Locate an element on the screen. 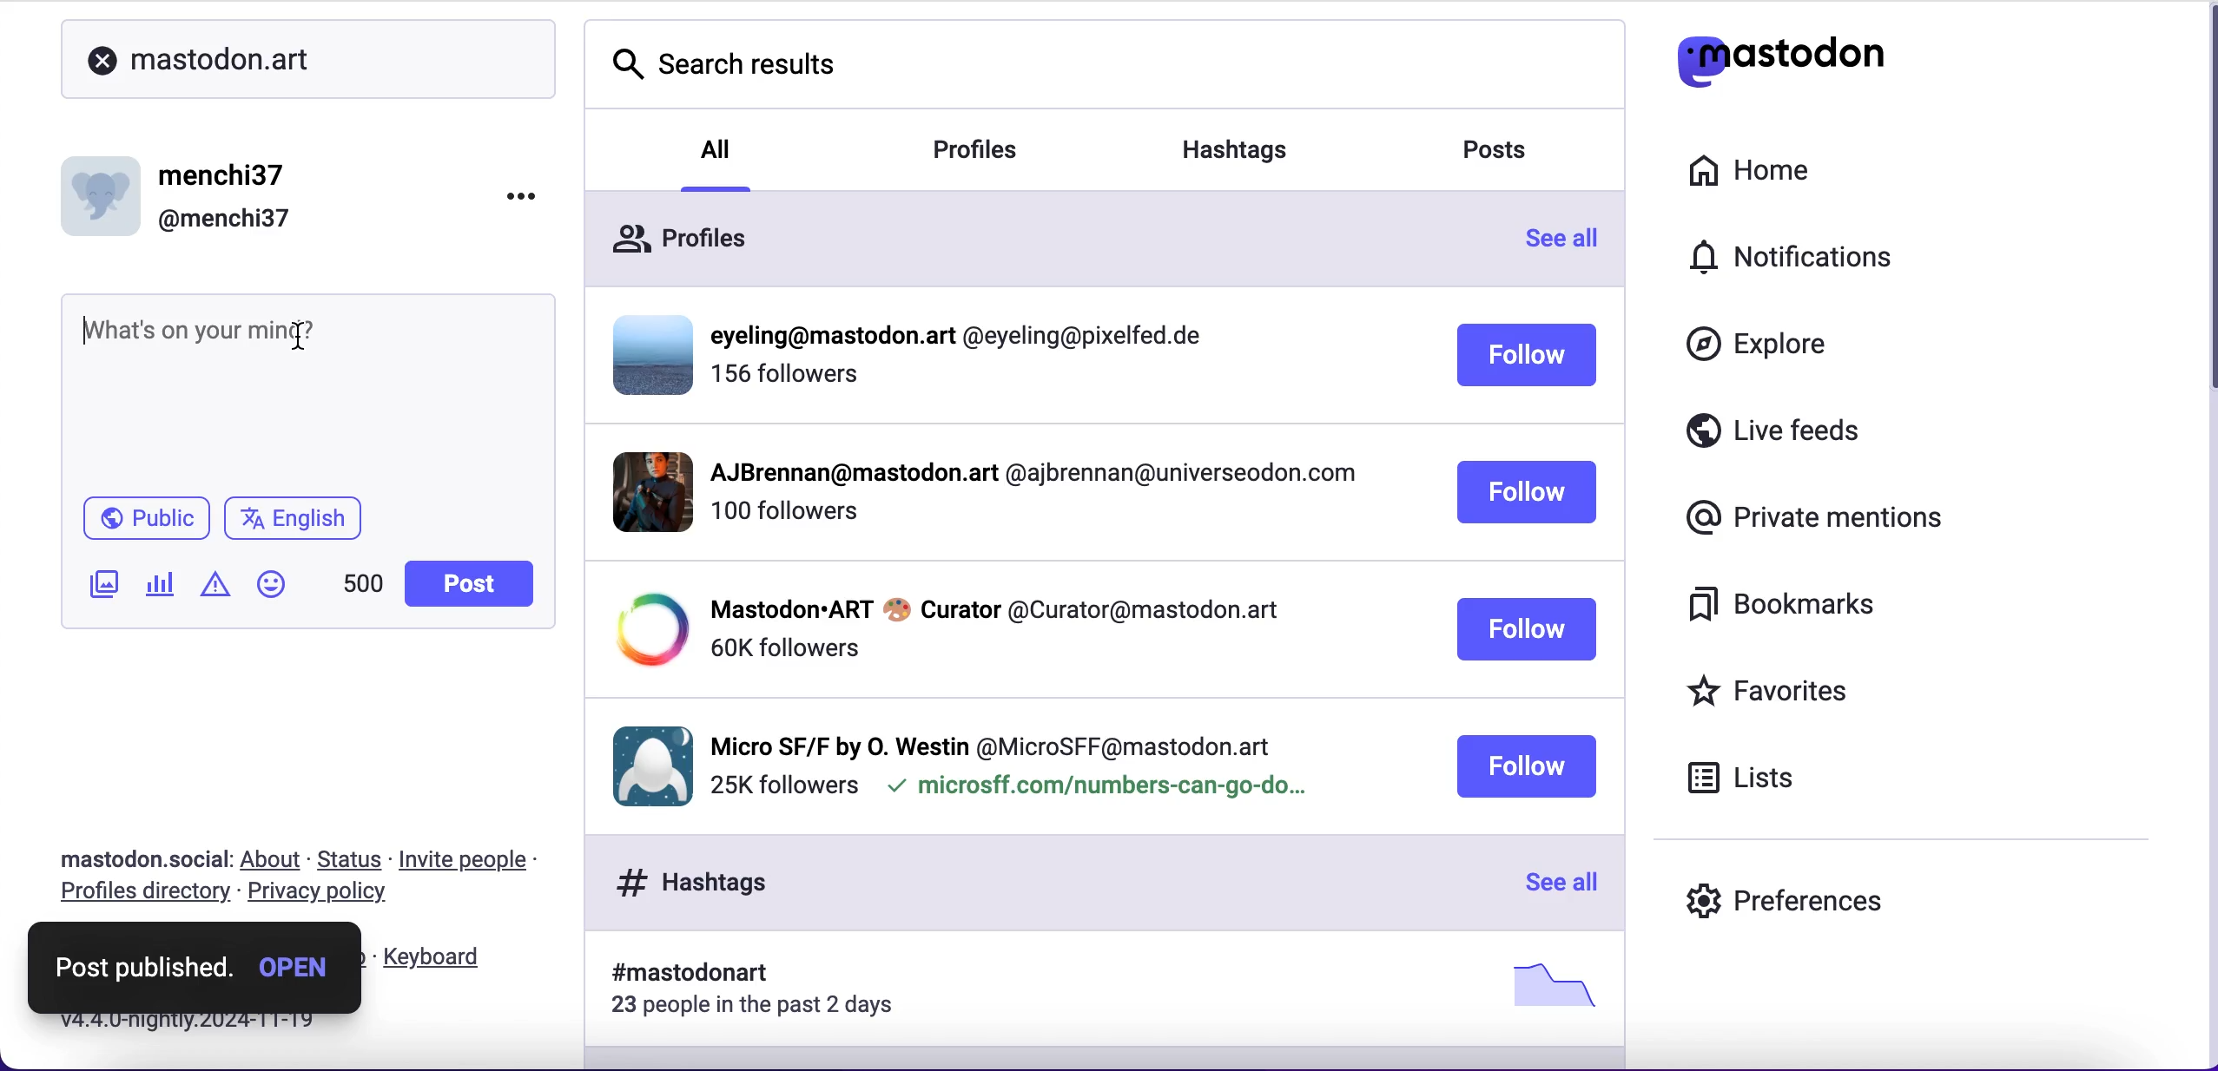 The width and height of the screenshot is (2218, 1071). scroll bar is located at coordinates (2202, 207).